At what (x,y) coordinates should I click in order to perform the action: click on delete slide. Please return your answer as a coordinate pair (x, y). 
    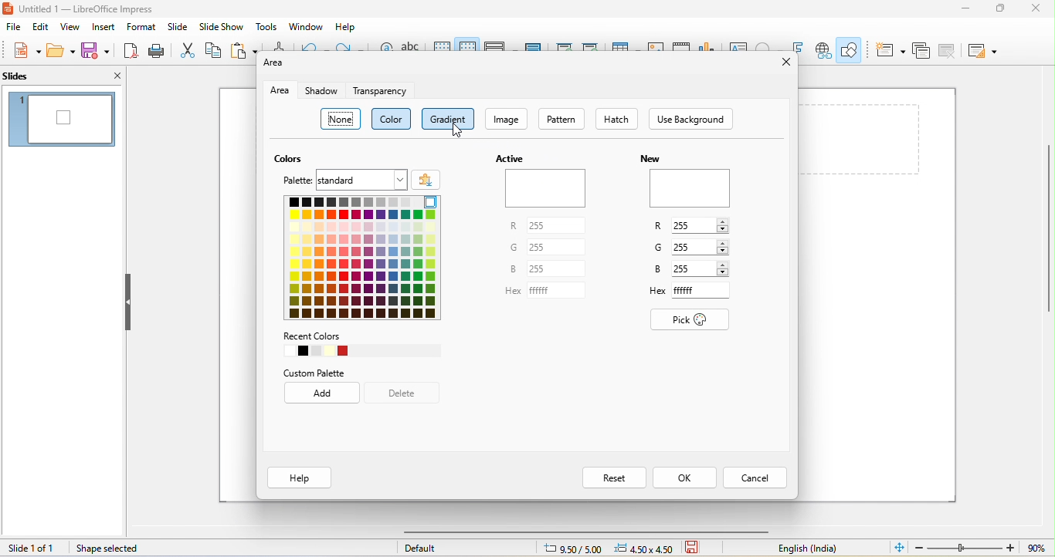
    Looking at the image, I should click on (947, 50).